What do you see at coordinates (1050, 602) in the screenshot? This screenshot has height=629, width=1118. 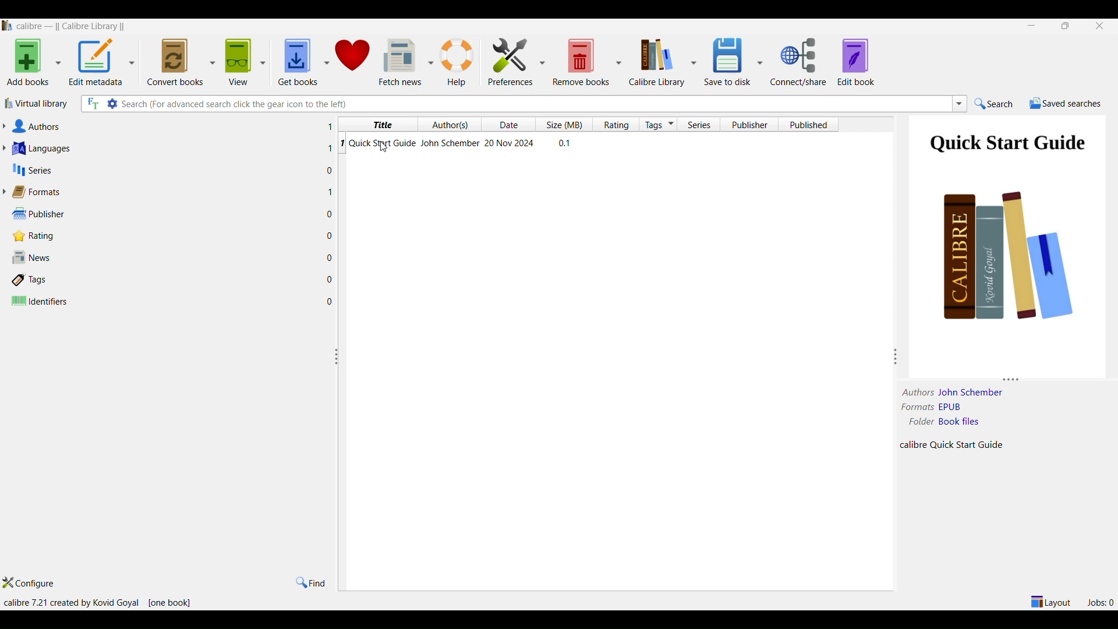 I see `layout` at bounding box center [1050, 602].